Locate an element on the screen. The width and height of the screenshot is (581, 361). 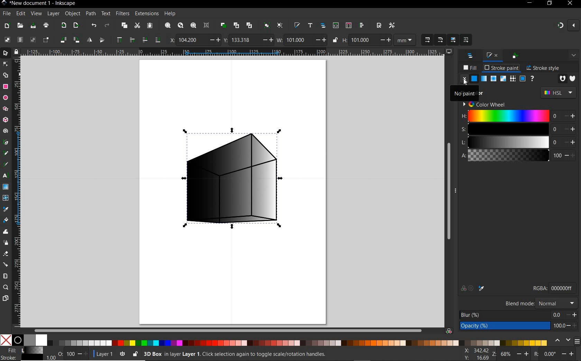
SCROLLBAR is located at coordinates (228, 331).